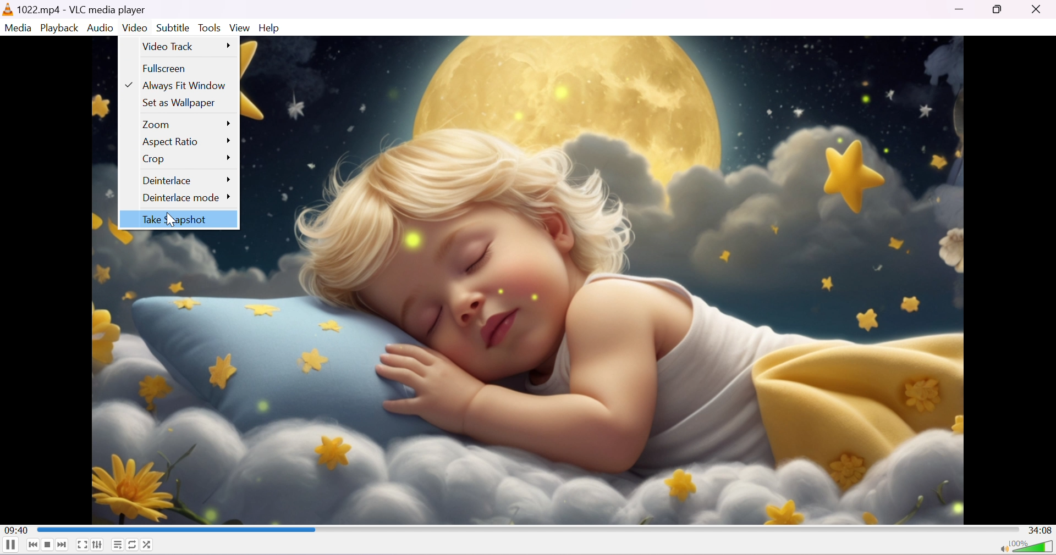  I want to click on Next media in the playlist, skip forward when held, so click(63, 545).